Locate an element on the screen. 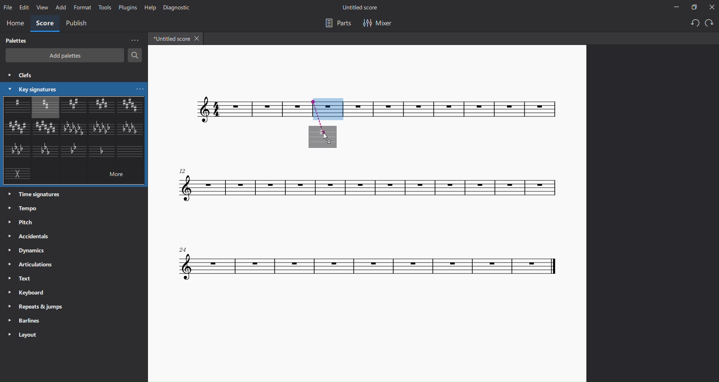 Image resolution: width=719 pixels, height=382 pixels. more is located at coordinates (115, 175).